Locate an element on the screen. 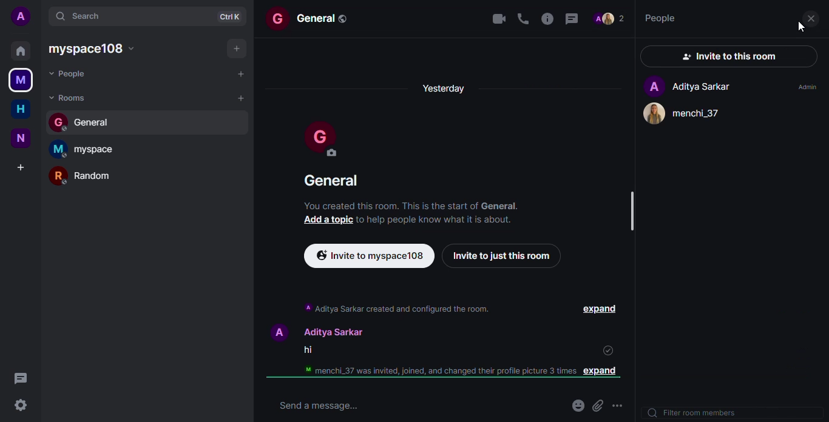  invite to this room is located at coordinates (730, 56).